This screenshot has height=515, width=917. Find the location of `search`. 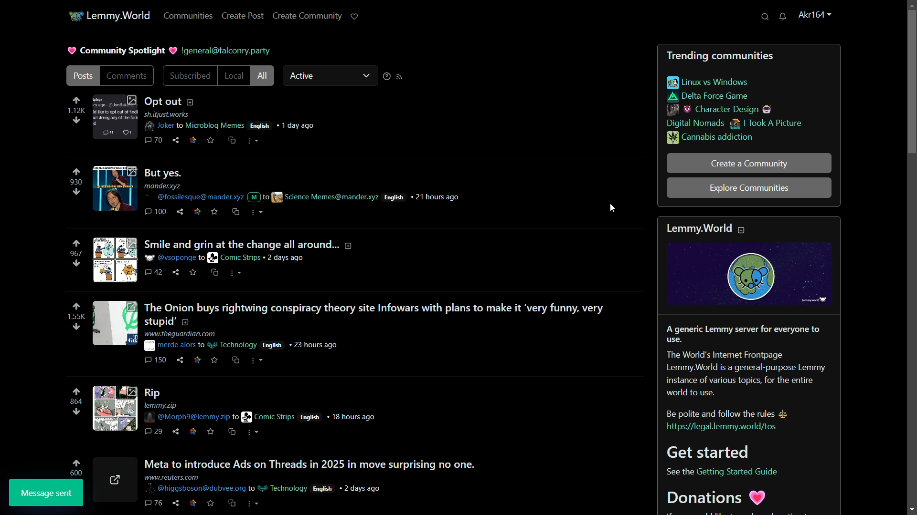

search is located at coordinates (766, 16).